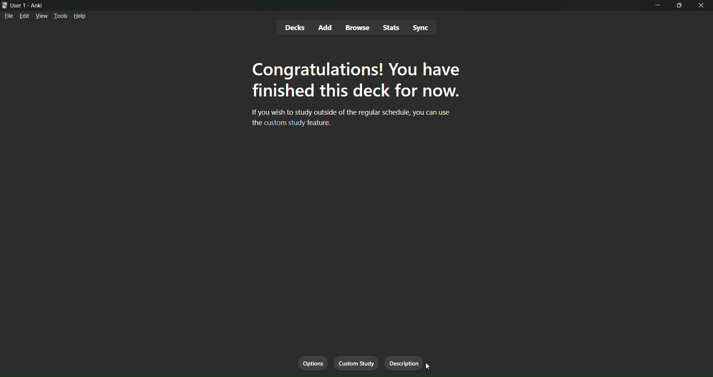 Image resolution: width=713 pixels, height=377 pixels. What do you see at coordinates (320, 123) in the screenshot?
I see `feature.` at bounding box center [320, 123].